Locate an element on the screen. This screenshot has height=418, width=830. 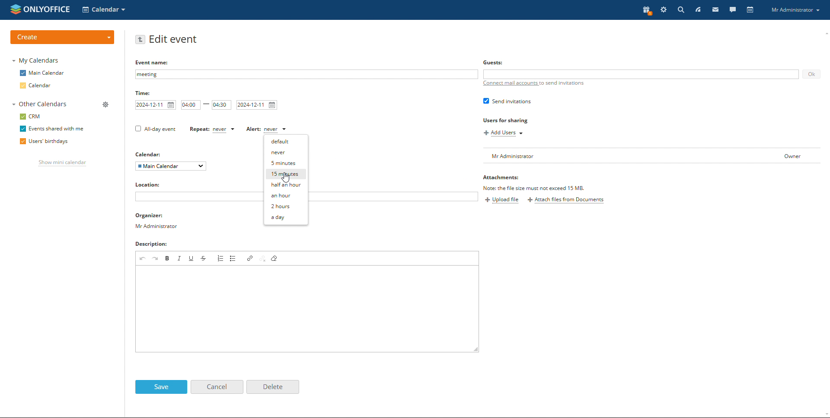
go back is located at coordinates (140, 39).